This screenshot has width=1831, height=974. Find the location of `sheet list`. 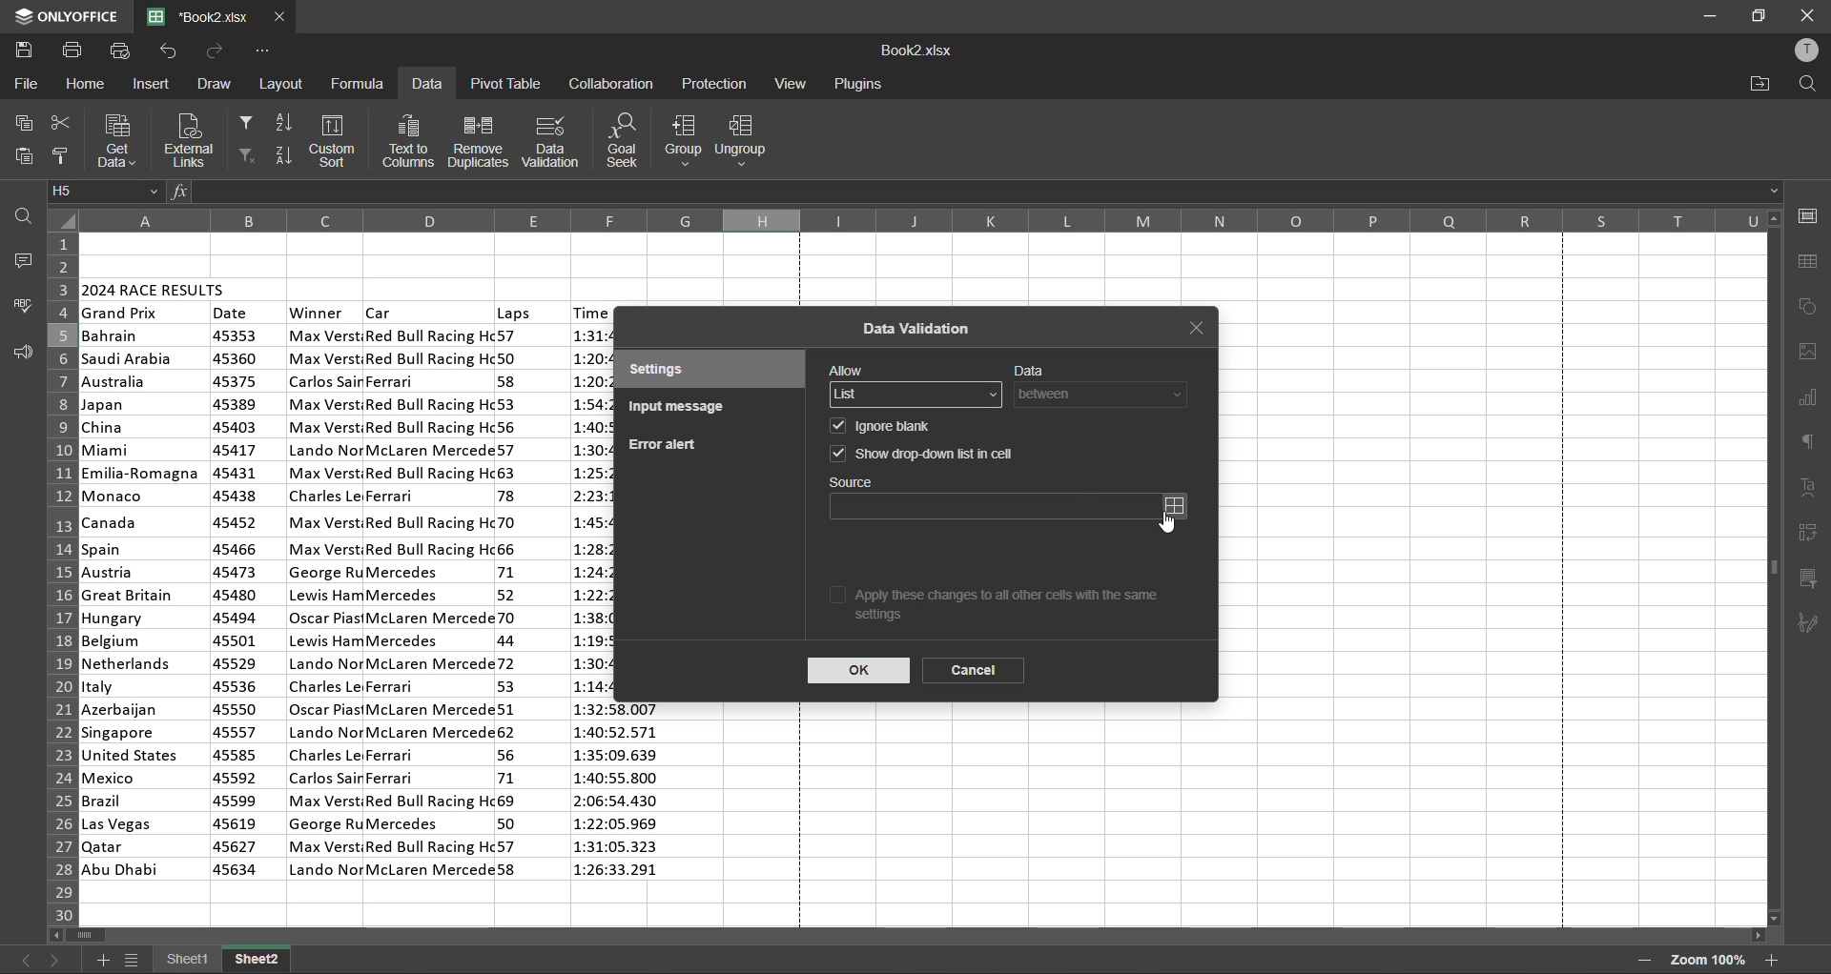

sheet list is located at coordinates (135, 963).